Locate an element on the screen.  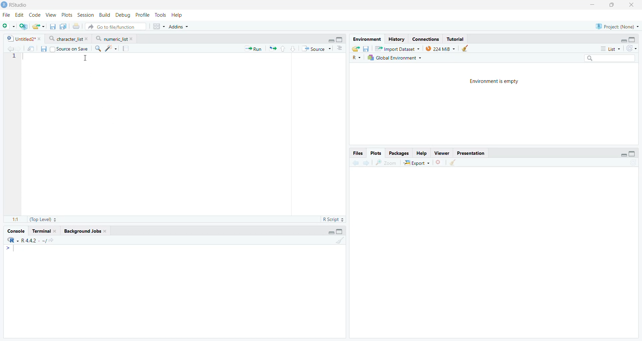
Presentation is located at coordinates (470, 153).